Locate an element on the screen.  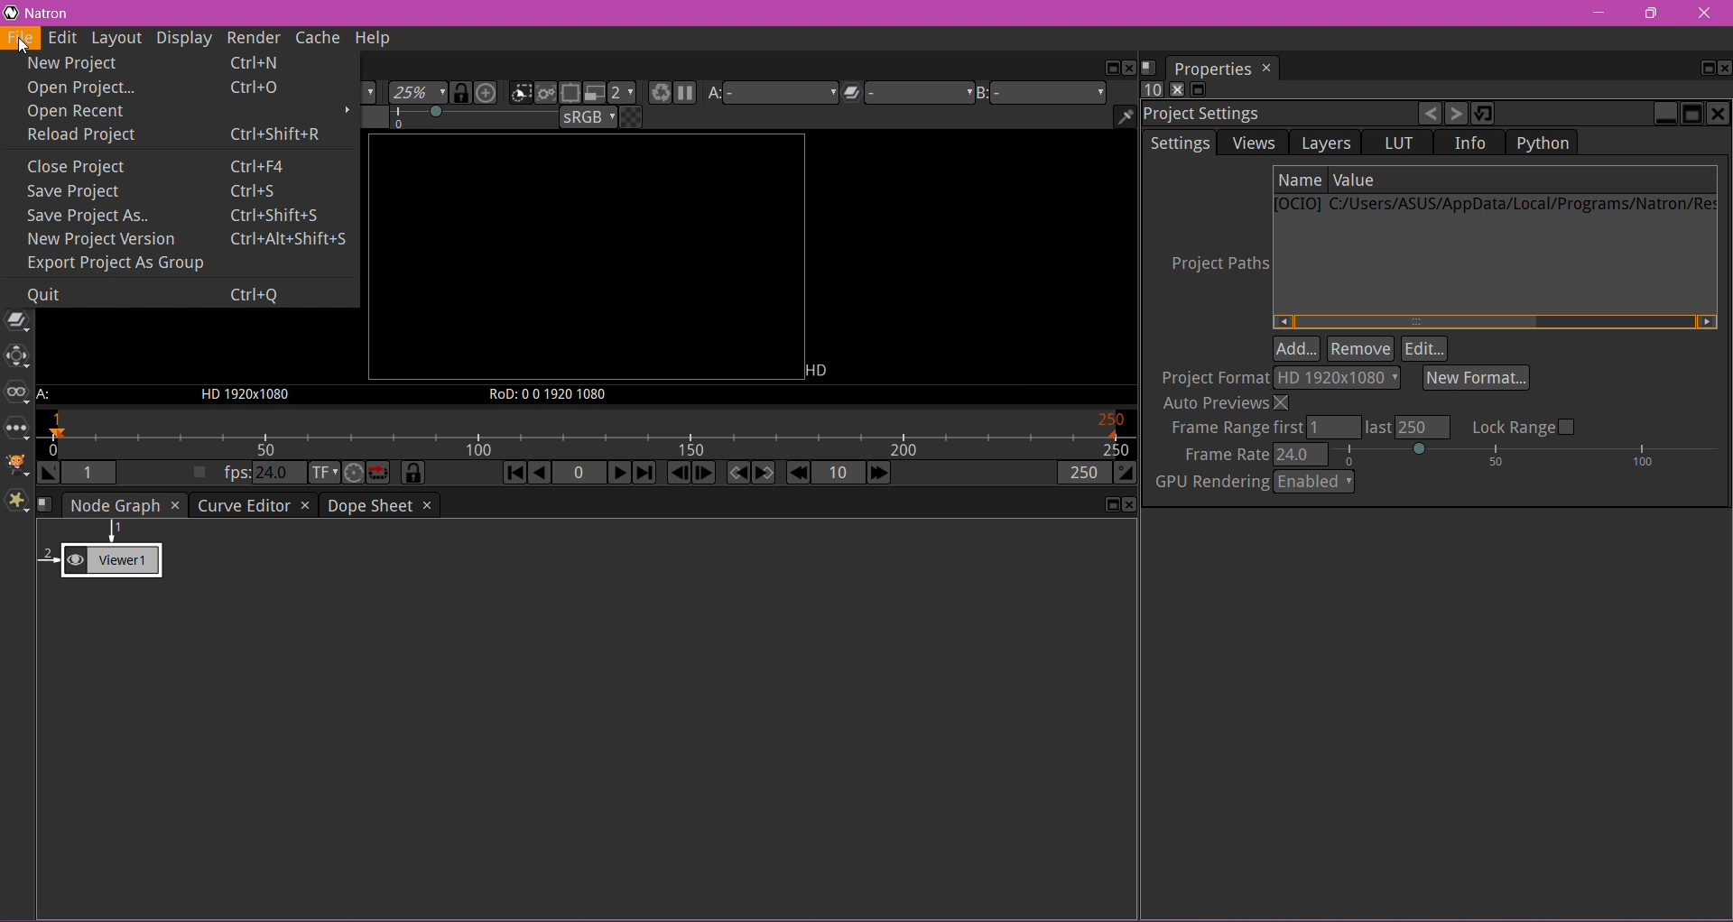
When enabled, all viewers will be synchronied to the same portion of the image in the viewport is located at coordinates (462, 96).